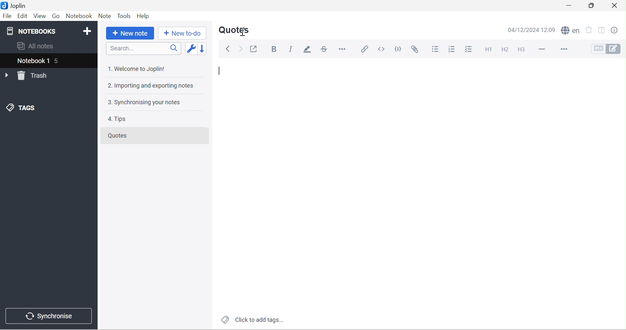 The width and height of the screenshot is (626, 330). I want to click on Typing Cursor, so click(220, 70).